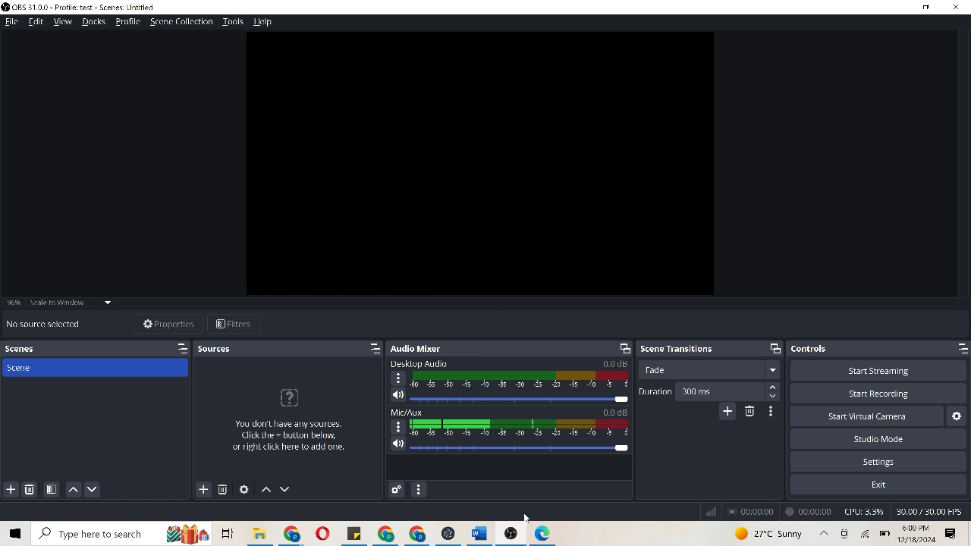  Describe the element at coordinates (956, 8) in the screenshot. I see `close` at that location.